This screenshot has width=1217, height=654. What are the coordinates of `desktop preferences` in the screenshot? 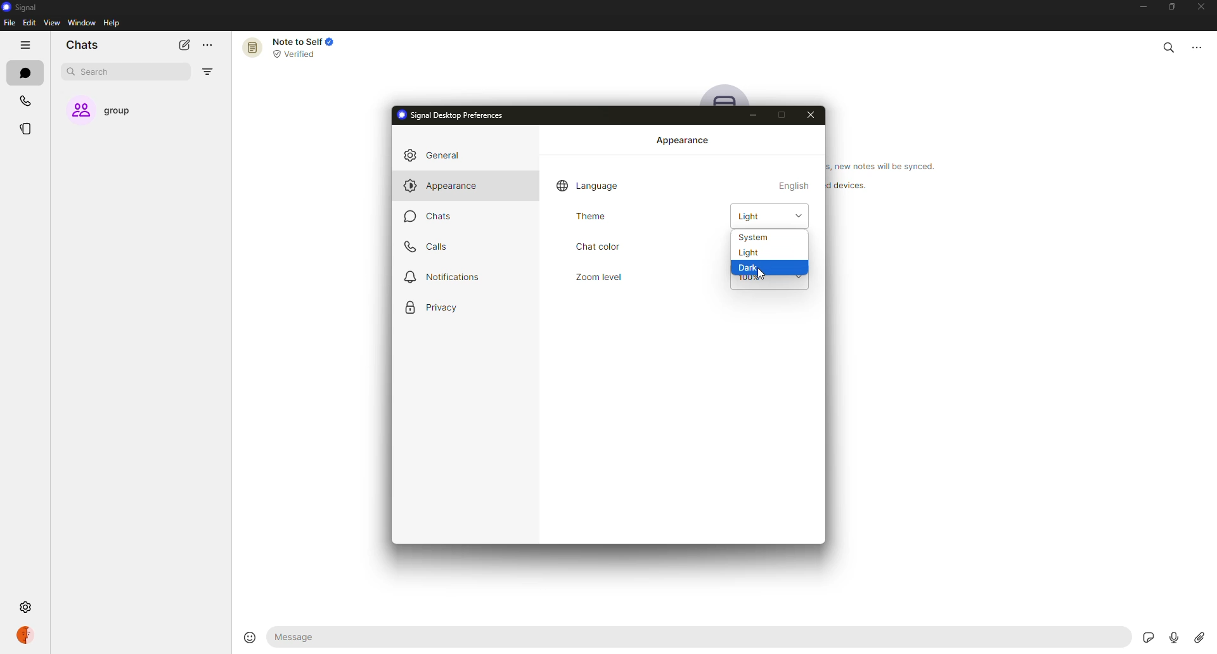 It's located at (454, 114).